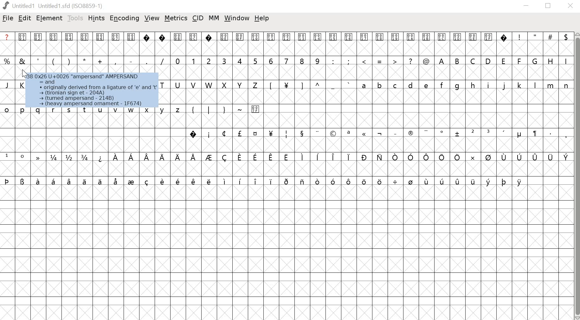  I want to click on symbol, so click(101, 157).